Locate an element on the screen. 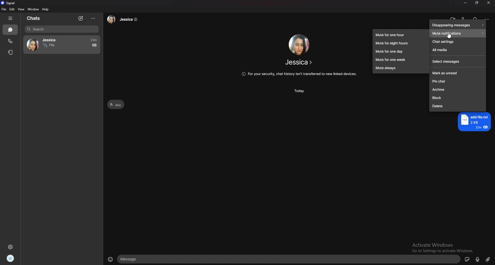  seen is located at coordinates (94, 45).